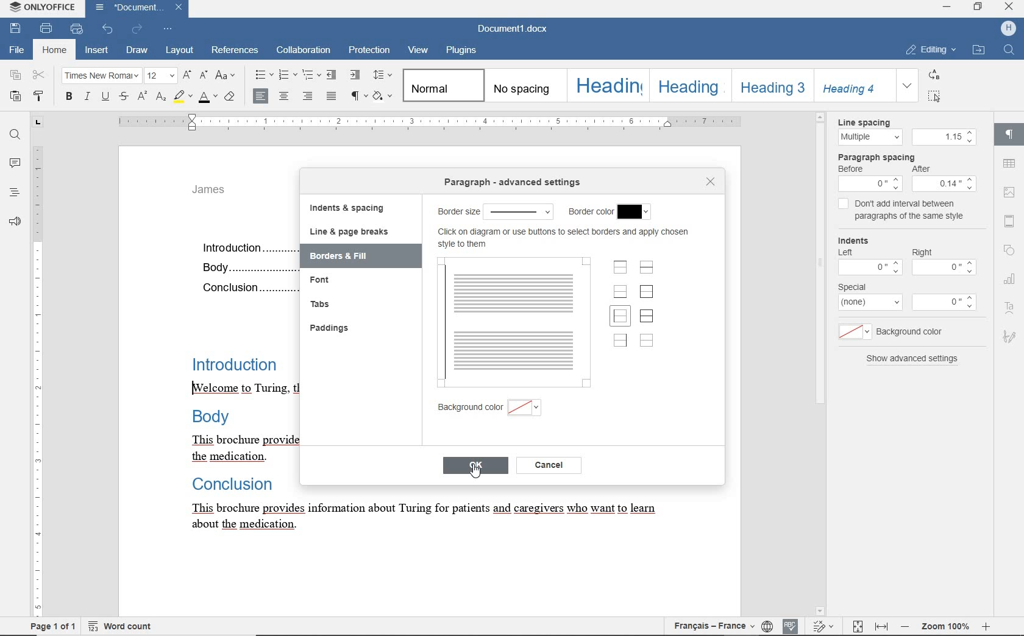 The image size is (1024, 636). Describe the element at coordinates (162, 98) in the screenshot. I see `subscript` at that location.